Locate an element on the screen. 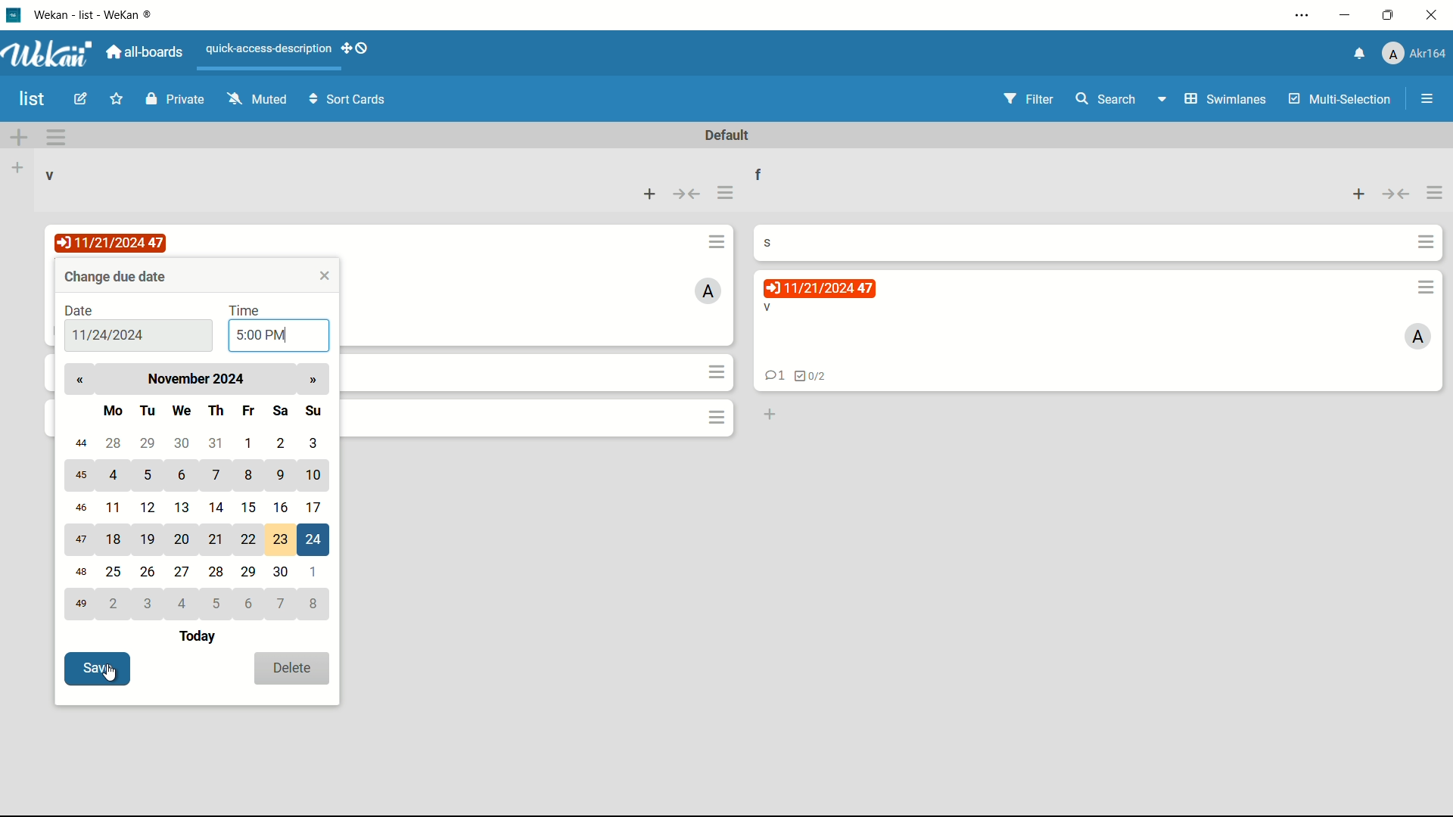 The image size is (1453, 817). previous month is located at coordinates (79, 380).